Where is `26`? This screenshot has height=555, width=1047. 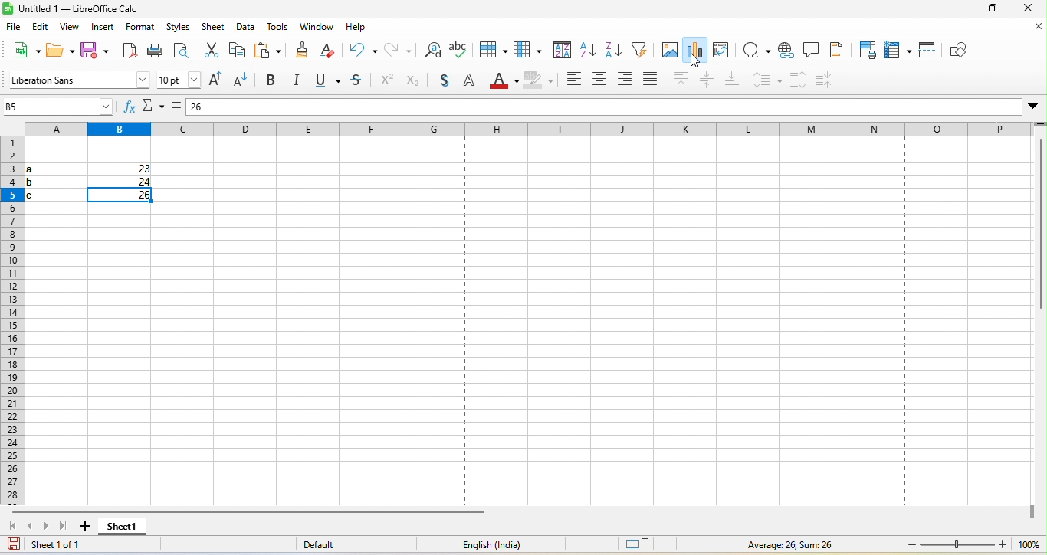 26 is located at coordinates (133, 195).